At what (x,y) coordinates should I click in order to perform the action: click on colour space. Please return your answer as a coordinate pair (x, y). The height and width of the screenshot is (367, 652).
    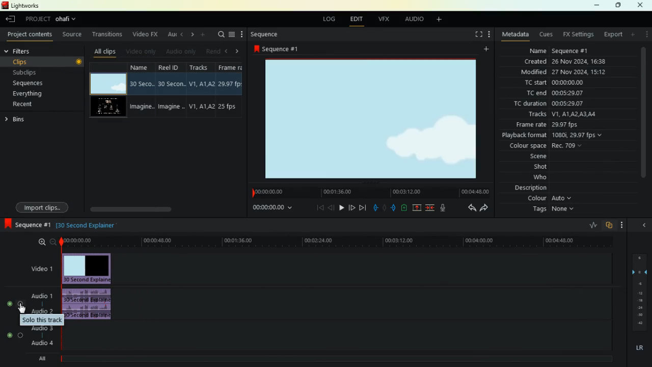
    Looking at the image, I should click on (547, 146).